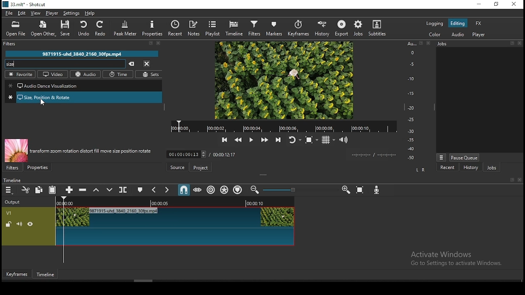 The image size is (525, 295). What do you see at coordinates (12, 168) in the screenshot?
I see `filters` at bounding box center [12, 168].